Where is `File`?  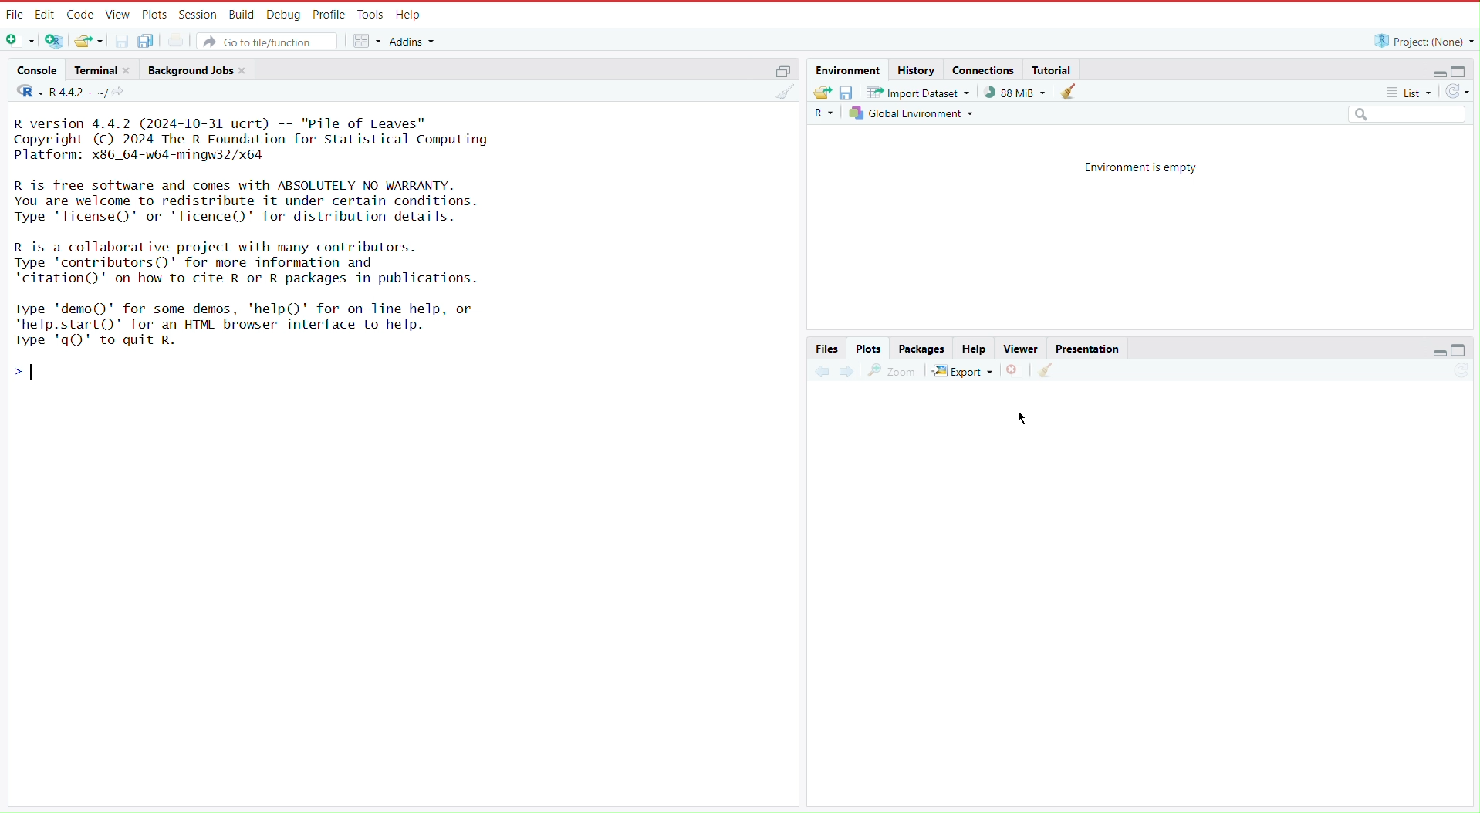 File is located at coordinates (14, 15).